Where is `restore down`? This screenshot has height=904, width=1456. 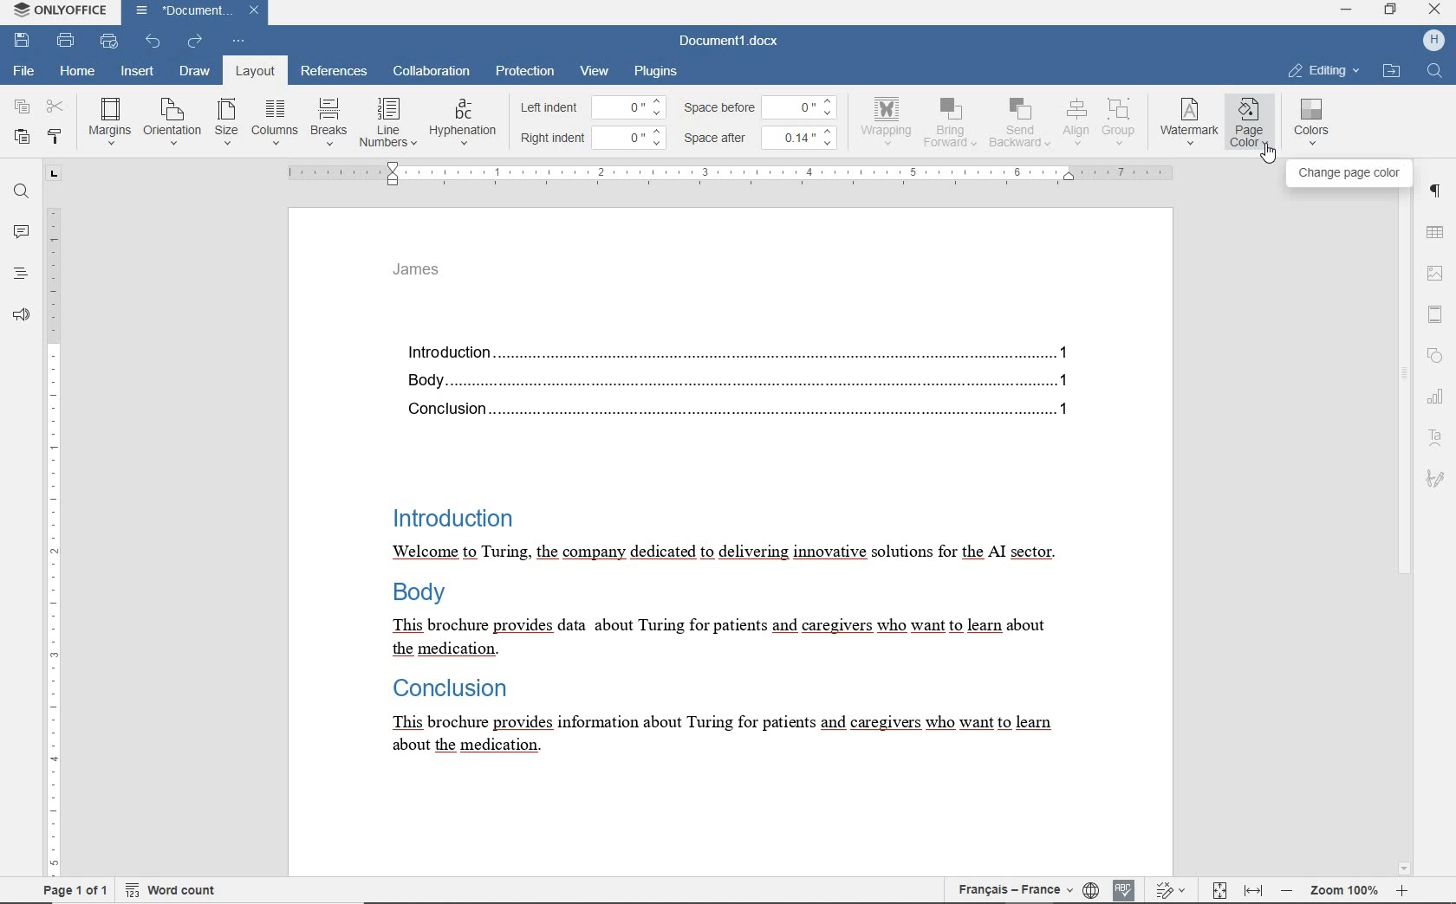
restore down is located at coordinates (1394, 11).